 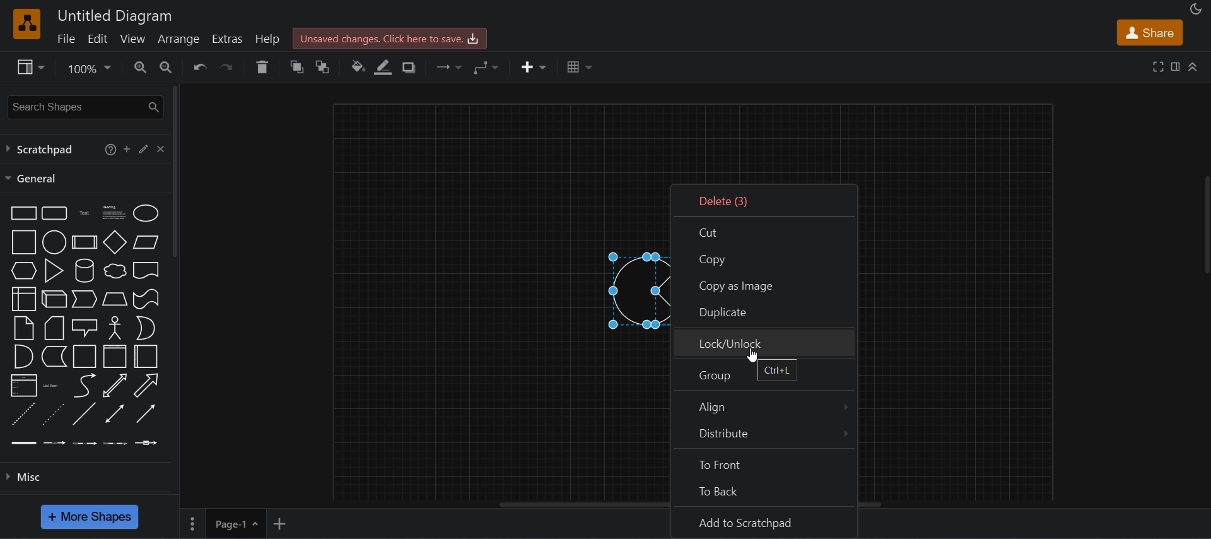 I want to click on Curve, so click(x=85, y=385).